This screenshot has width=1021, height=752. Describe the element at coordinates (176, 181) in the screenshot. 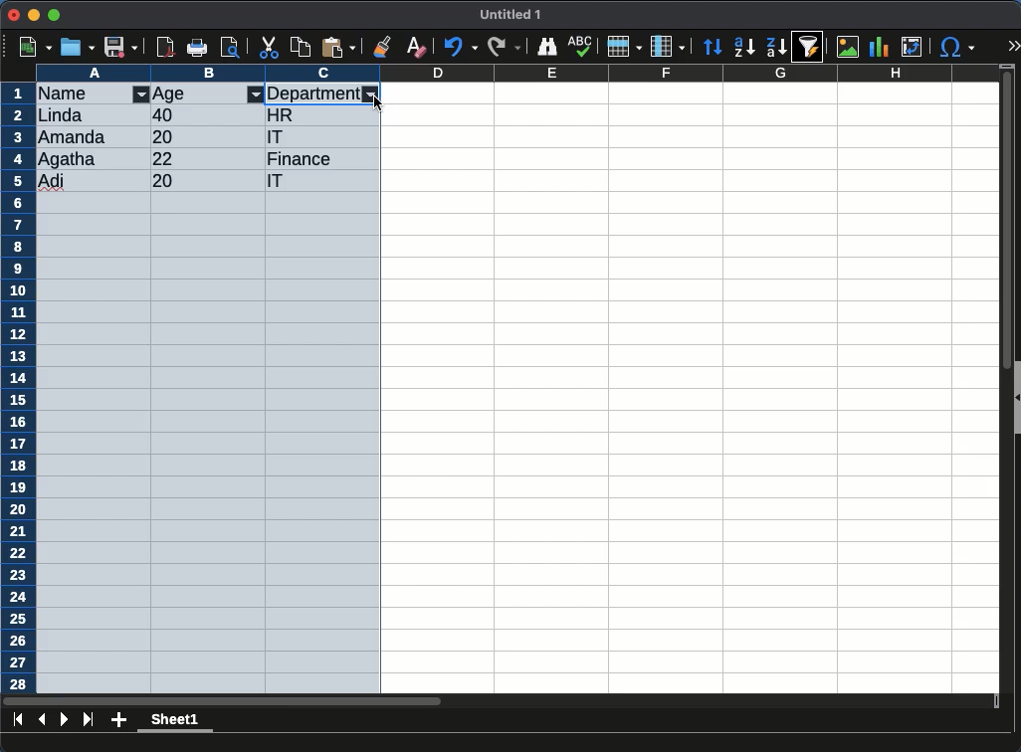

I see `20` at that location.